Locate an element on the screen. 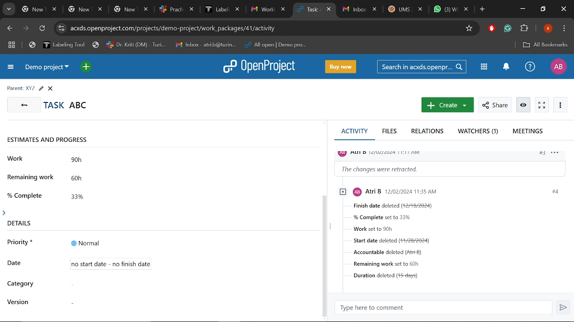 Image resolution: width=574 pixels, height=322 pixels. Profile is located at coordinates (557, 67).